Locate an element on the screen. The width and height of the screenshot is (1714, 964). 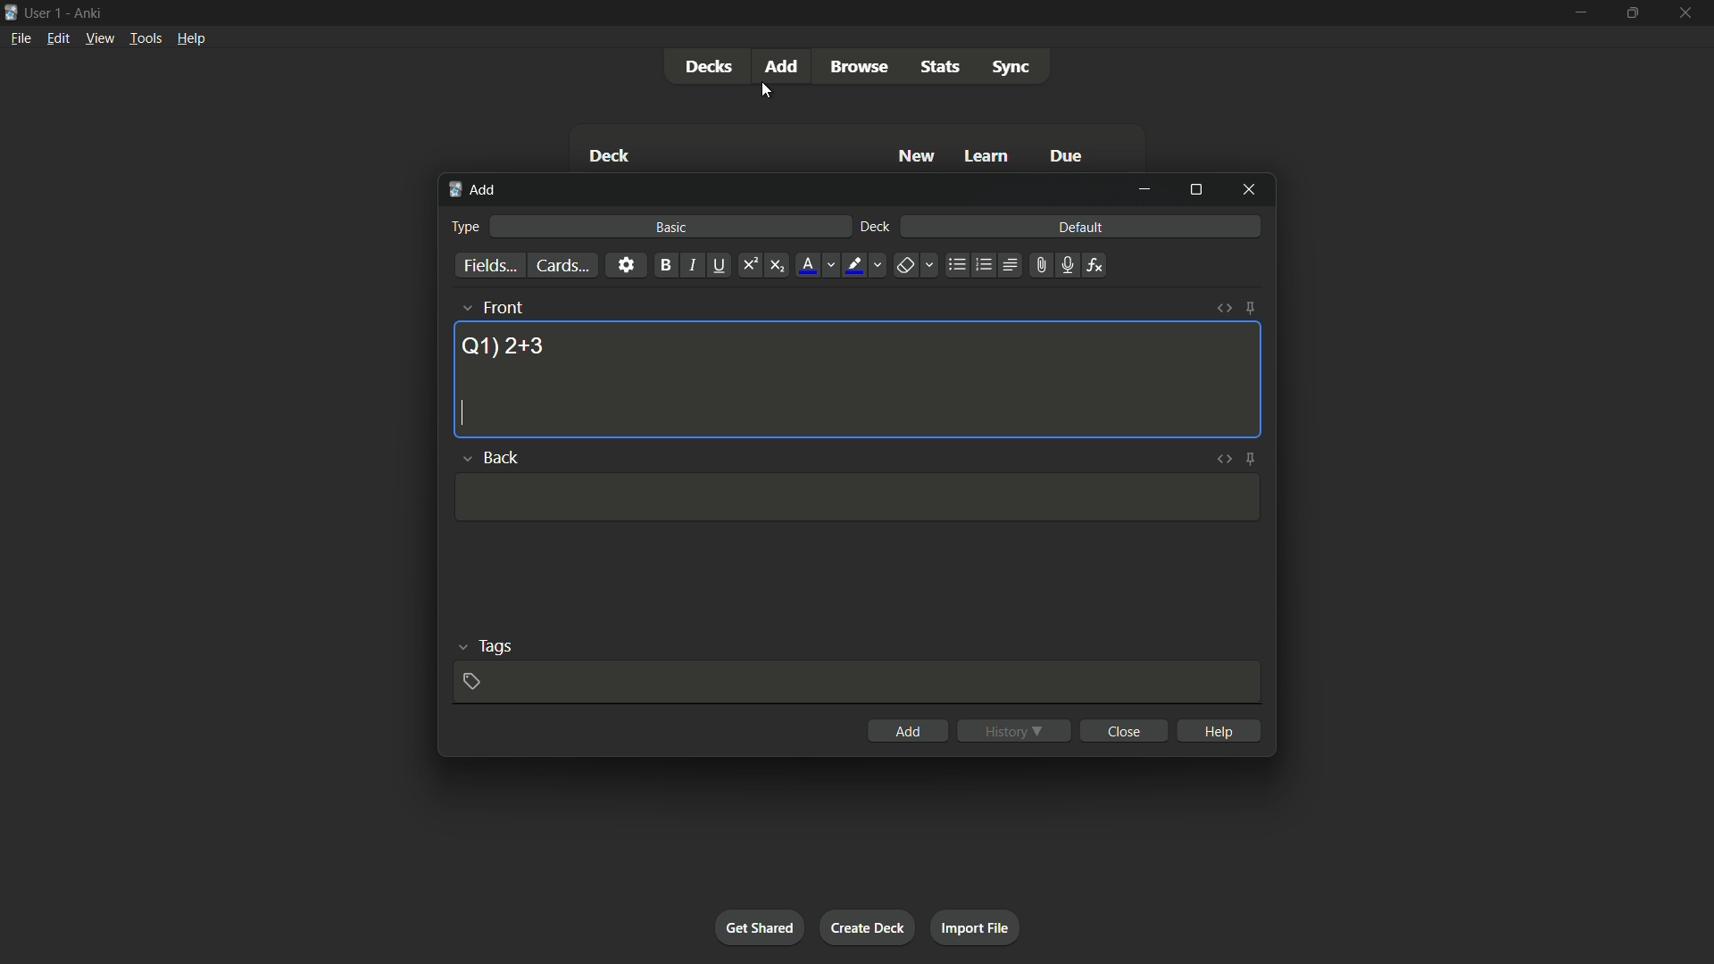
deck is located at coordinates (876, 228).